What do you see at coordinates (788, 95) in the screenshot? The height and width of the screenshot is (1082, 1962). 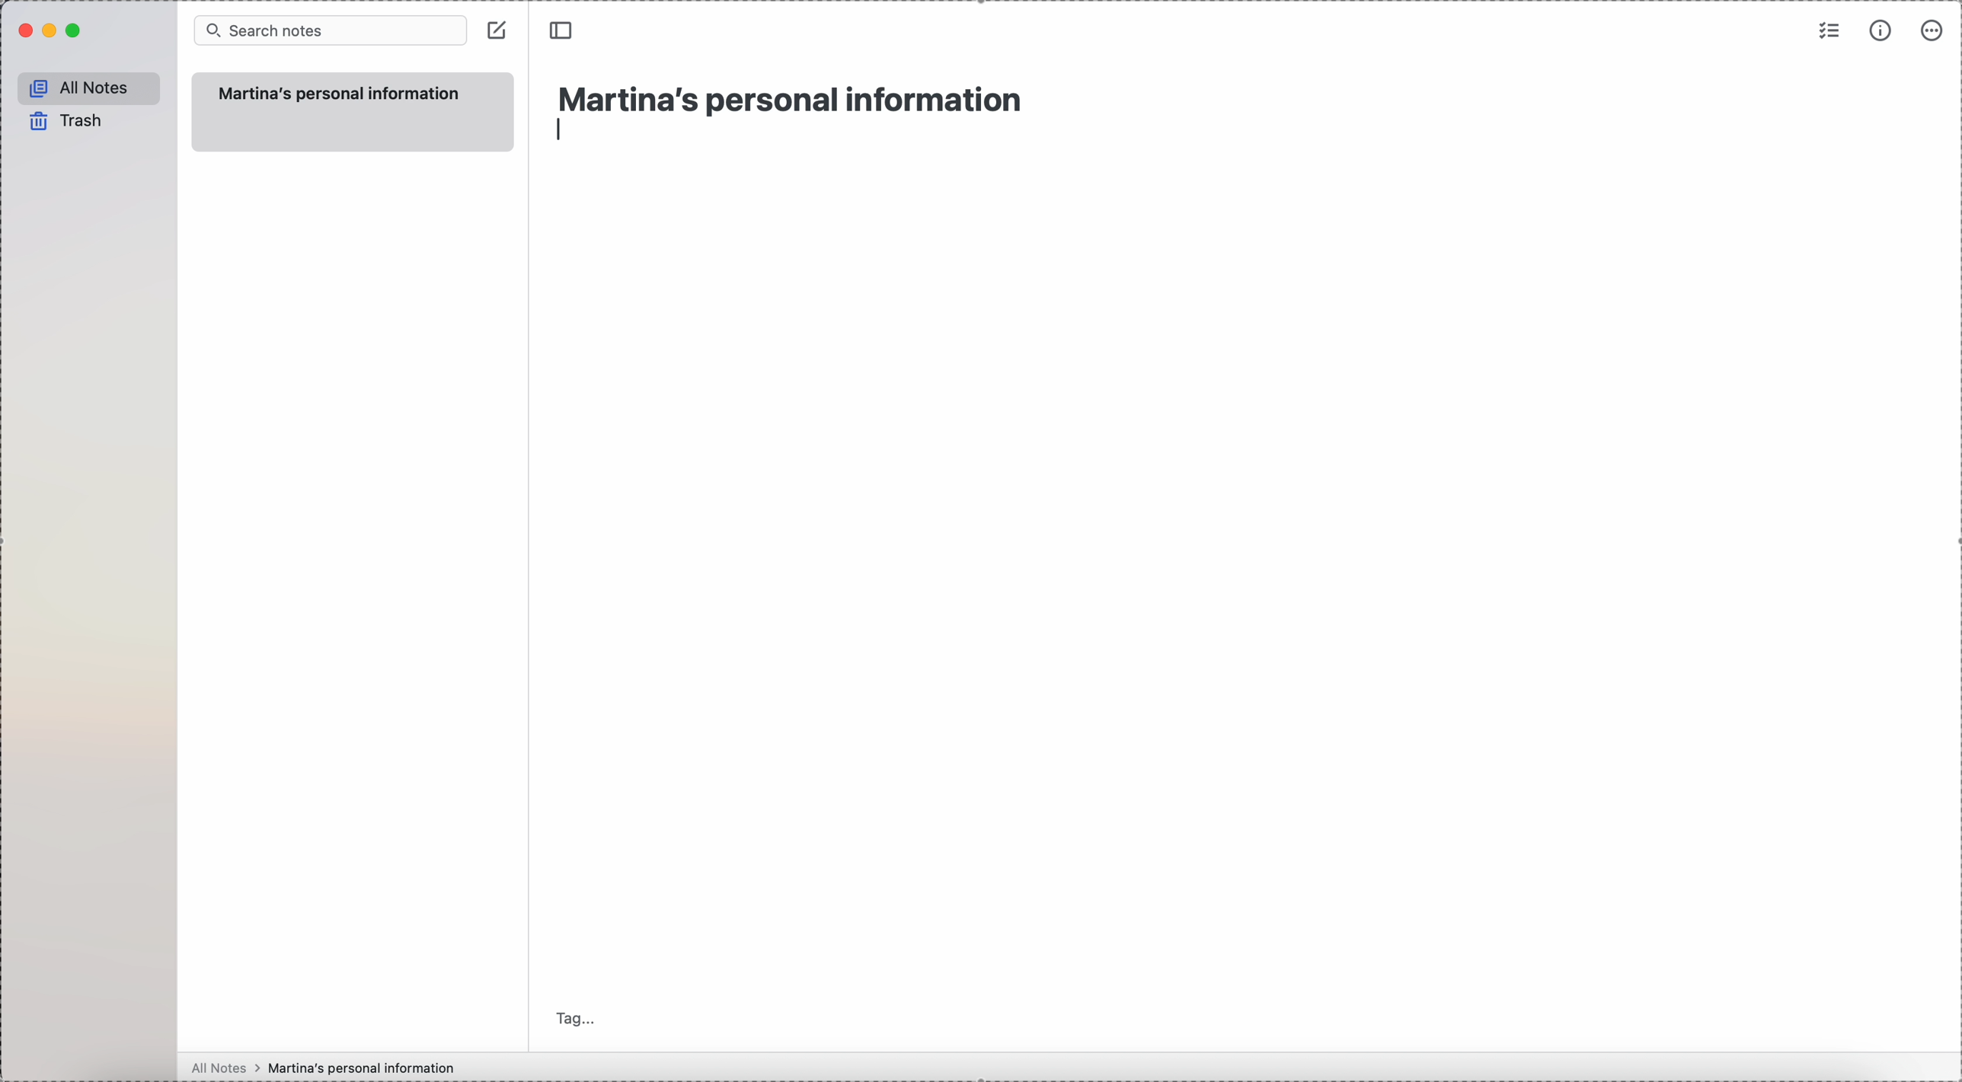 I see `title: Martina's personal information` at bounding box center [788, 95].